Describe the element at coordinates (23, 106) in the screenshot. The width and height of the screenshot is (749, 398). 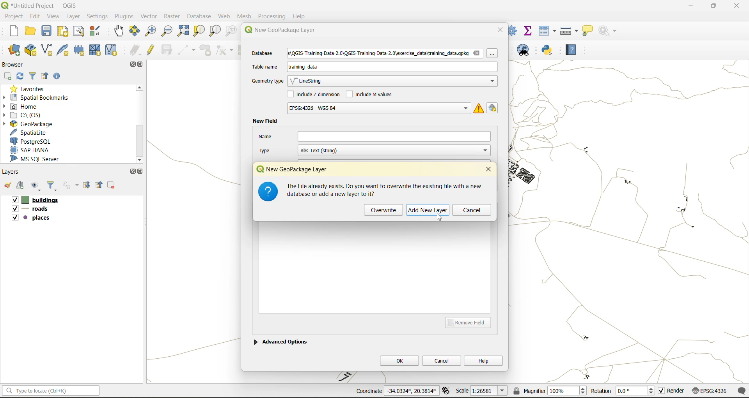
I see `home` at that location.